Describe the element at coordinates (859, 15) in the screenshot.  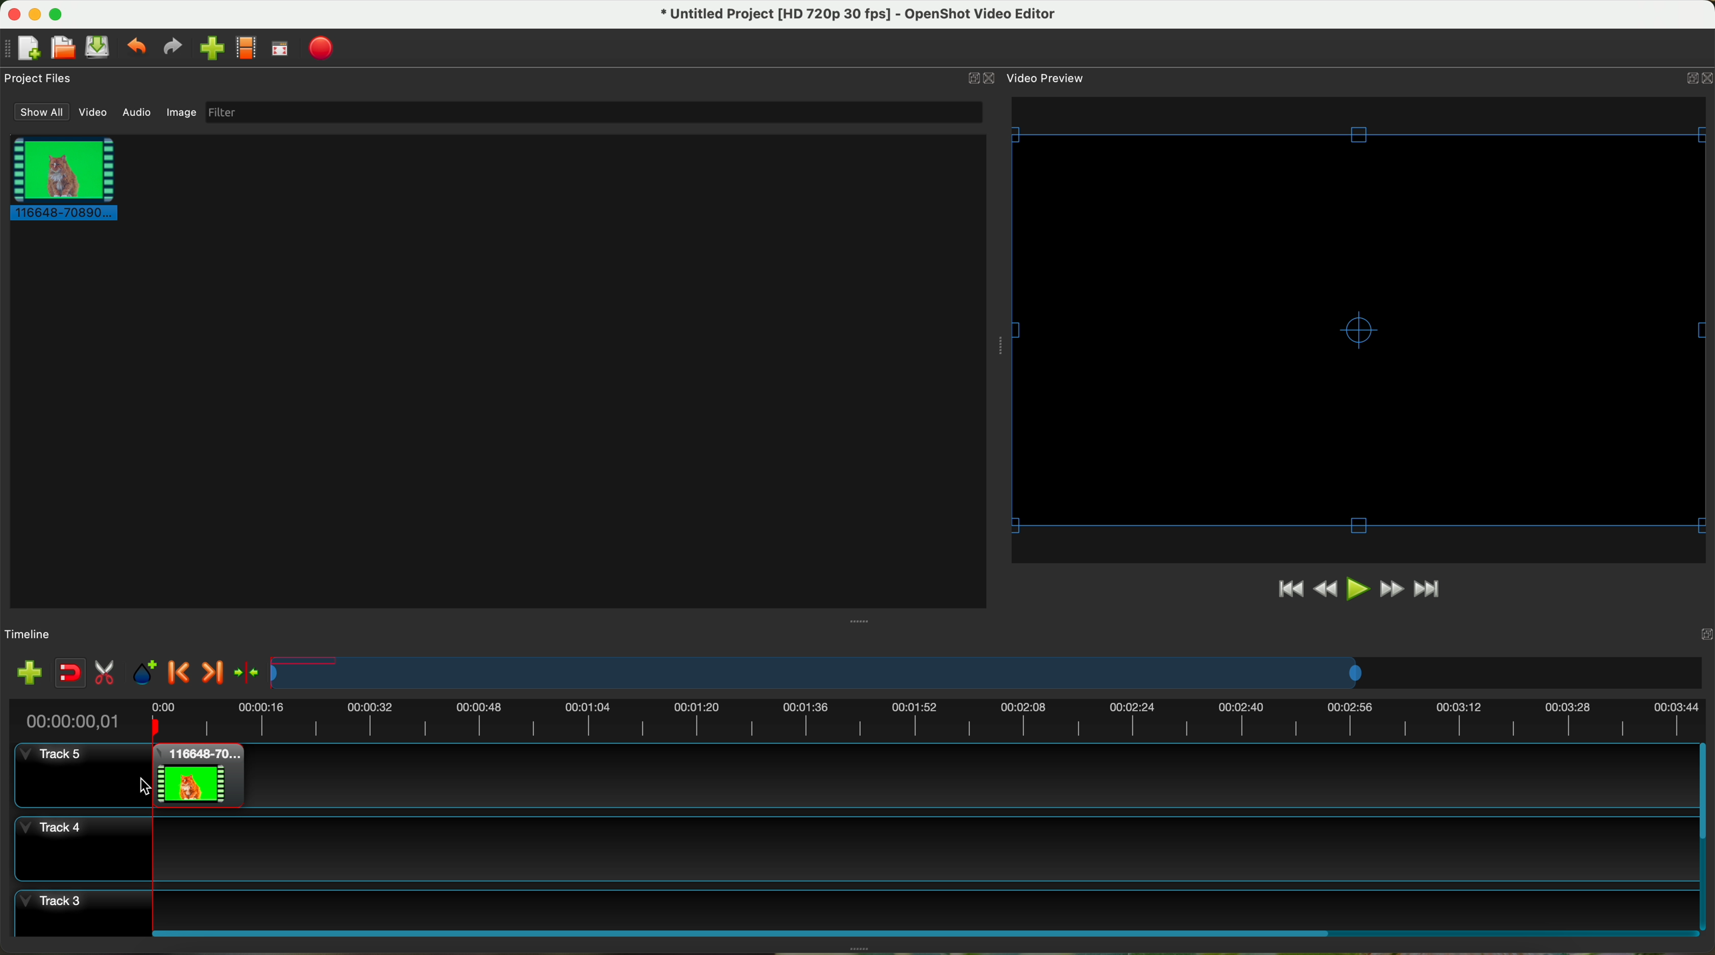
I see `file name` at that location.